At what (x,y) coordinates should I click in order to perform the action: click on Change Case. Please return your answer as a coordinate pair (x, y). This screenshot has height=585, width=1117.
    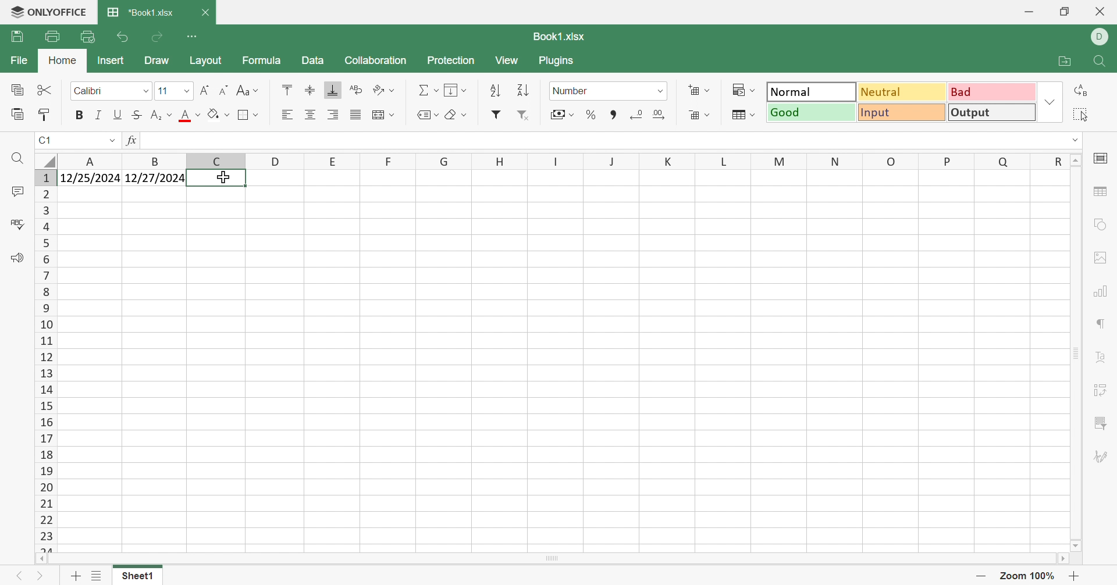
    Looking at the image, I should click on (248, 91).